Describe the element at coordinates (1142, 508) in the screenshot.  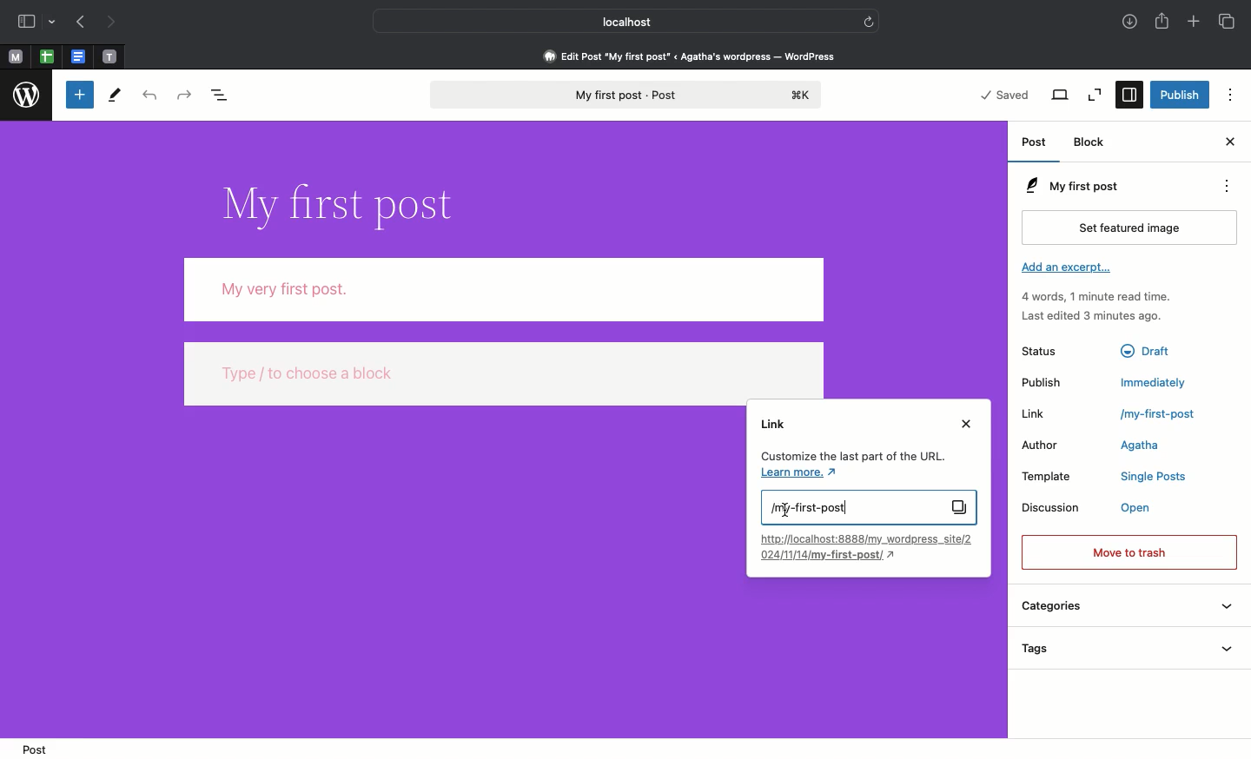
I see `Open` at that location.